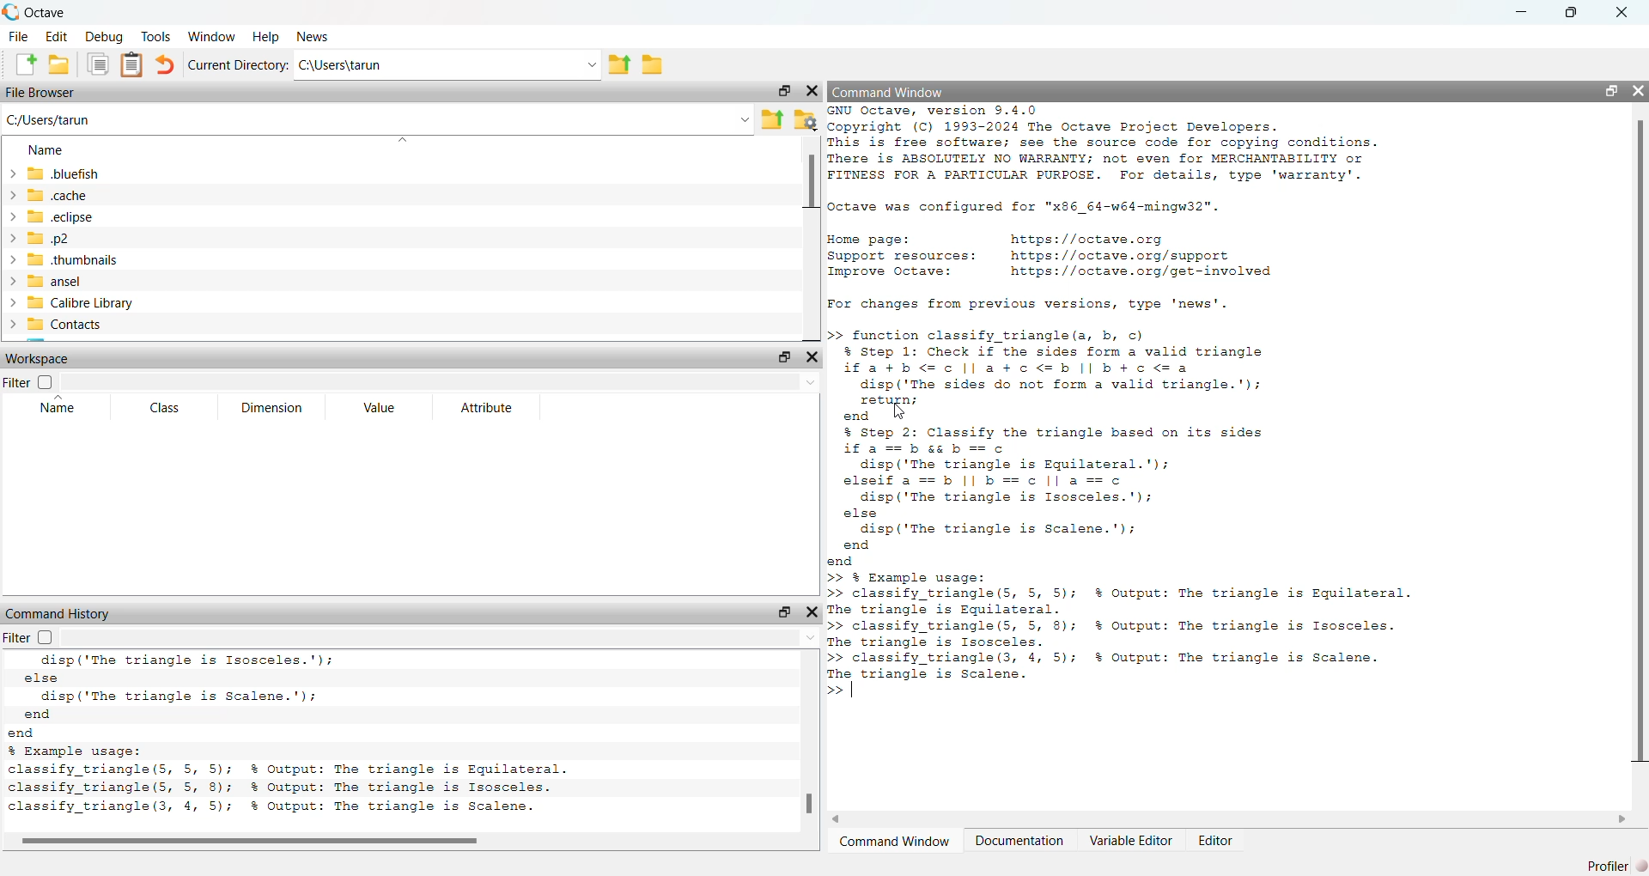 This screenshot has width=1649, height=876. Describe the element at coordinates (843, 818) in the screenshot. I see `move left` at that location.